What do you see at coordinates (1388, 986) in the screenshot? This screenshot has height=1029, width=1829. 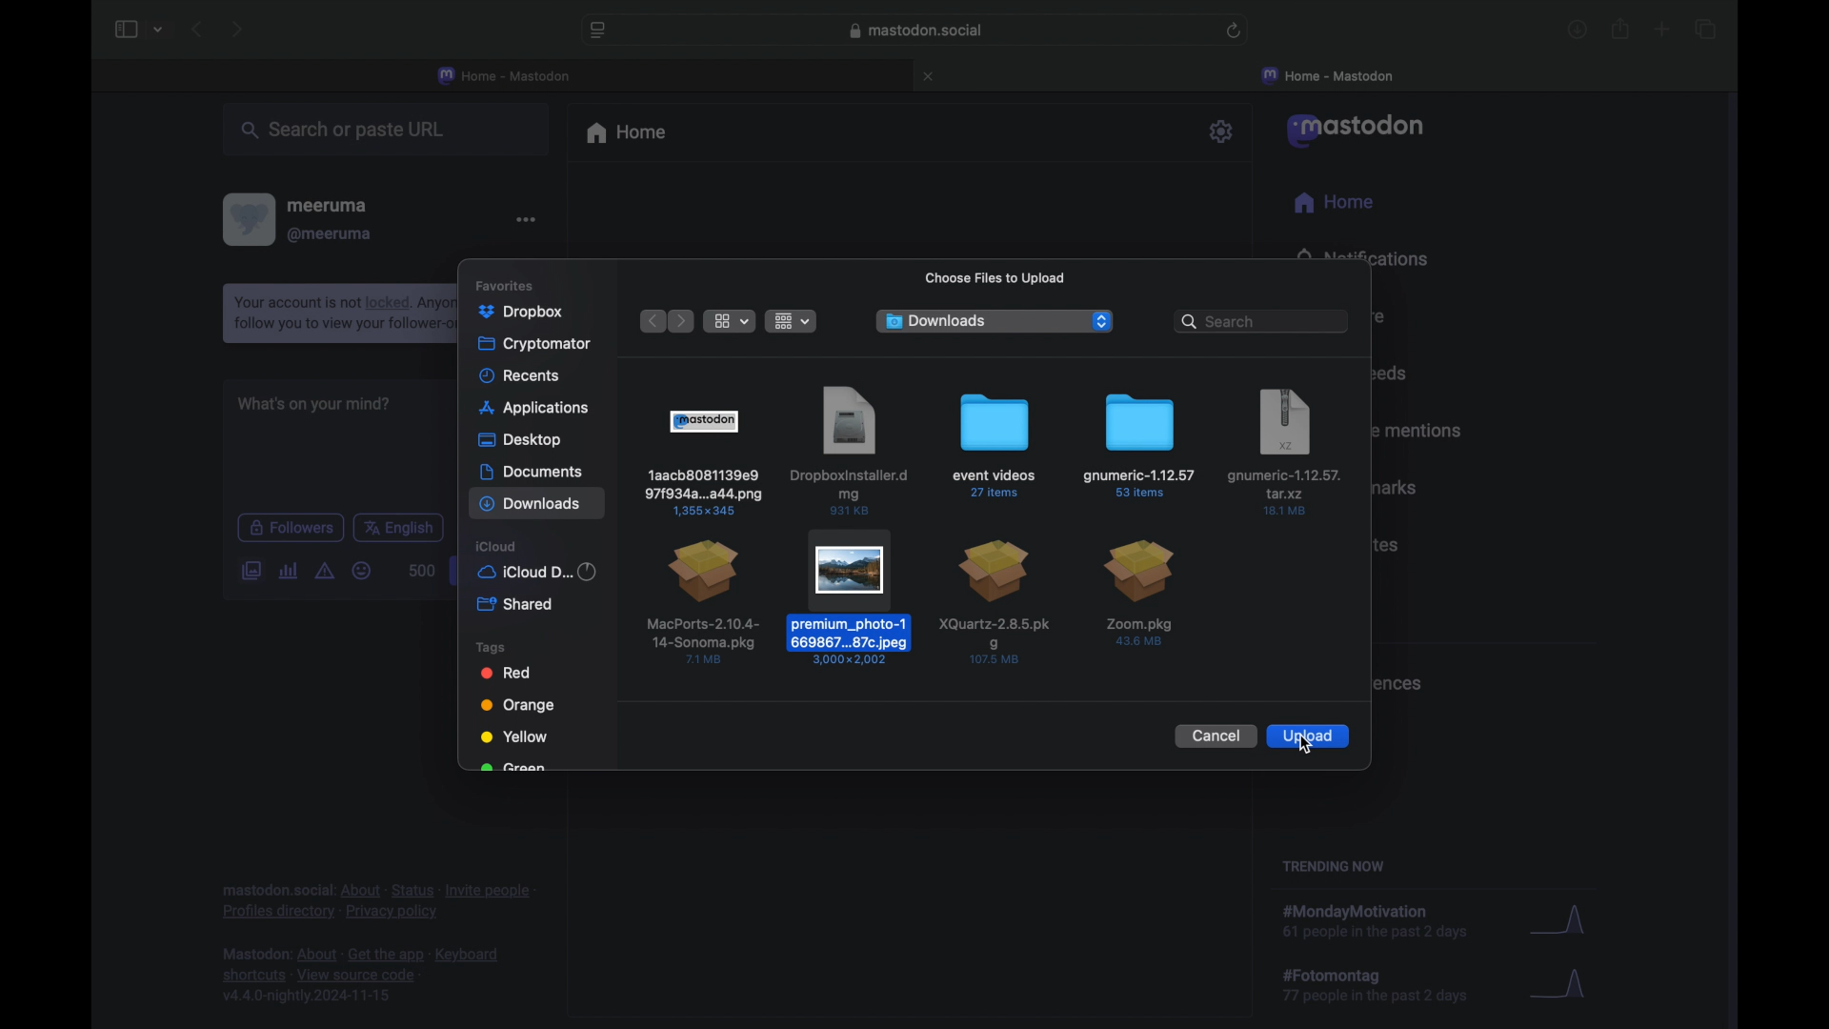 I see `hashtag trend` at bounding box center [1388, 986].